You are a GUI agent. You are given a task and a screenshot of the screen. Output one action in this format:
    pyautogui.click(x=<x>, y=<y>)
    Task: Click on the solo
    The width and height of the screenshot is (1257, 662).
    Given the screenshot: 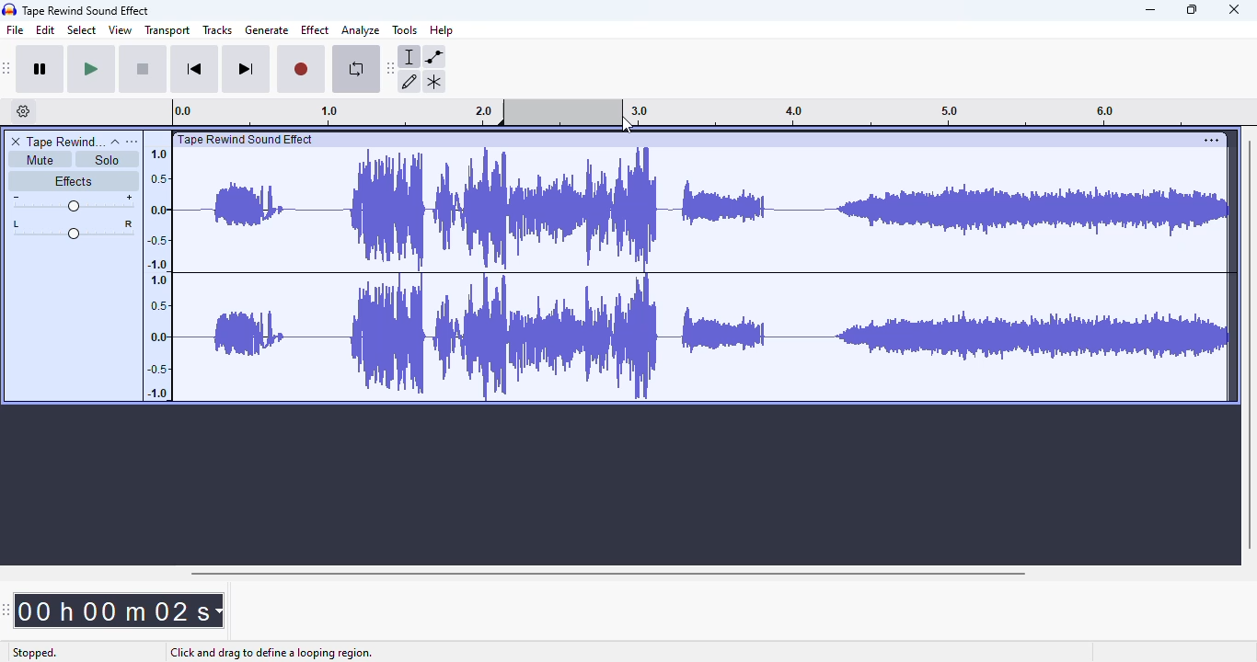 What is the action you would take?
    pyautogui.click(x=109, y=160)
    